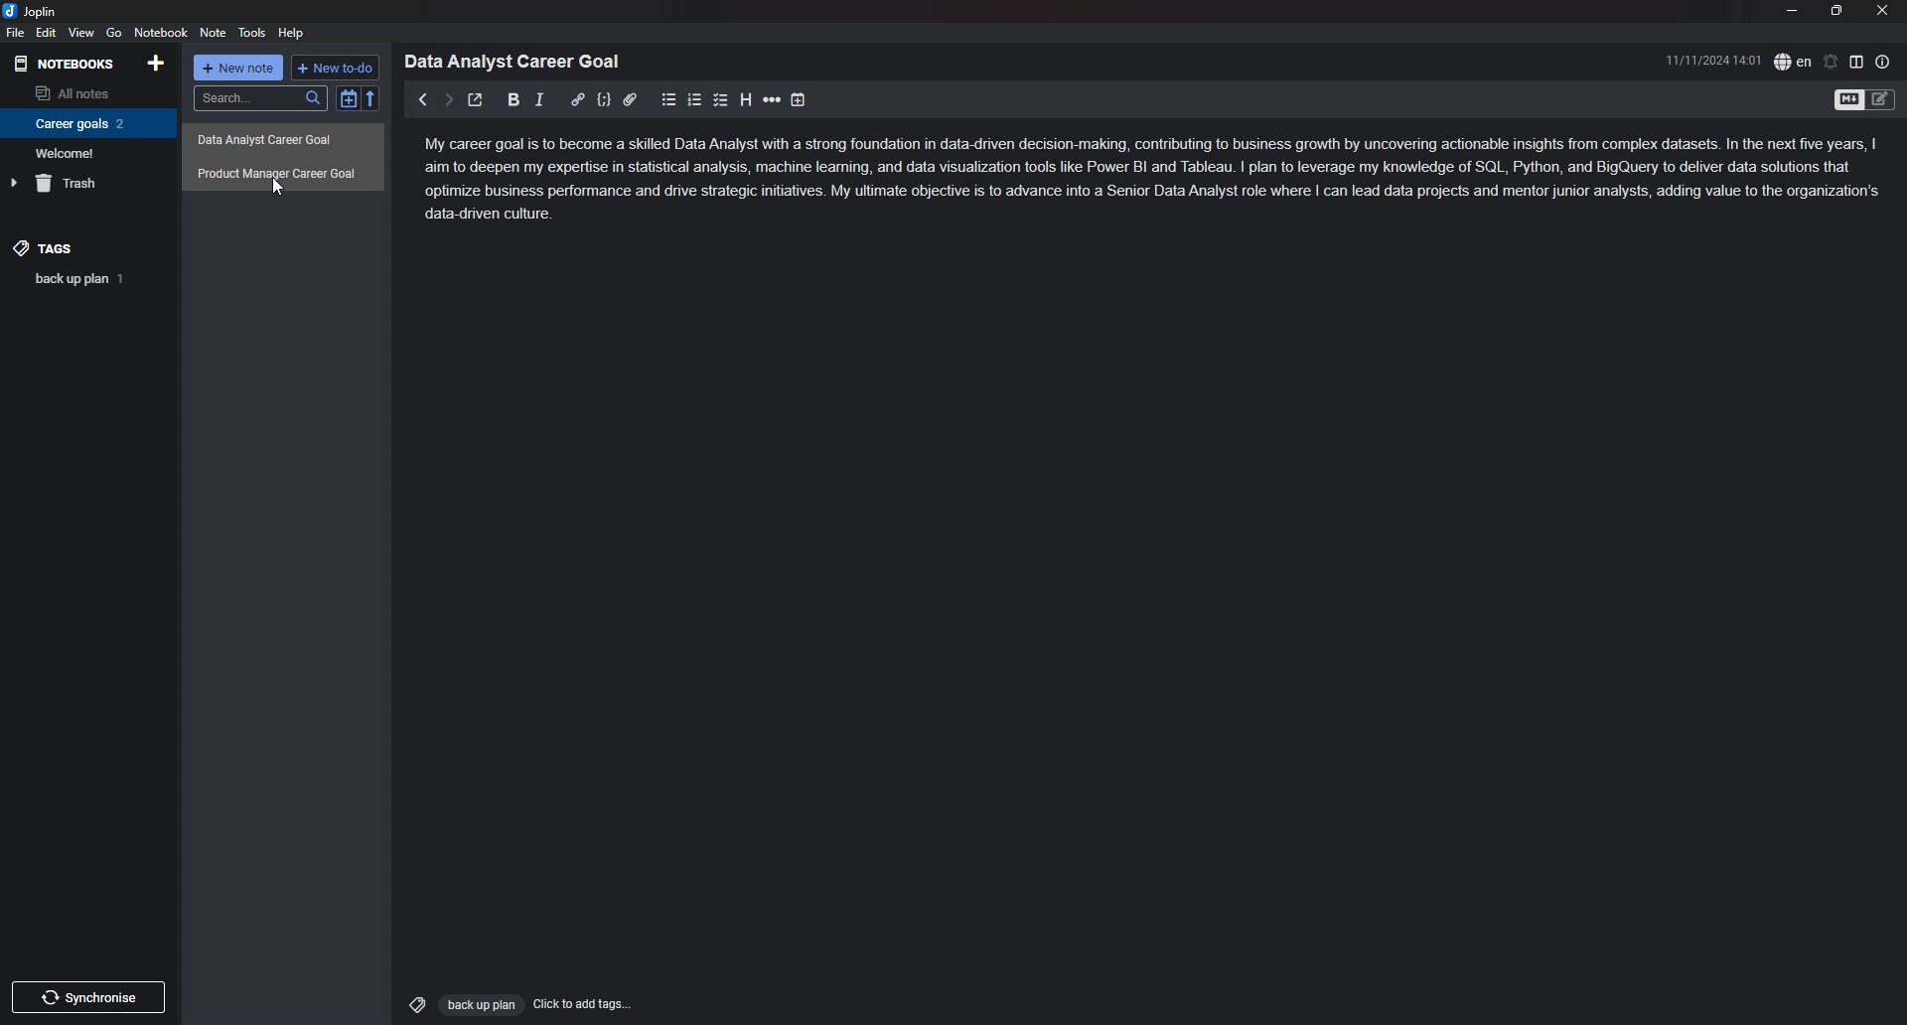 Image resolution: width=1907 pixels, height=1025 pixels. What do you see at coordinates (277, 187) in the screenshot?
I see `cursor` at bounding box center [277, 187].